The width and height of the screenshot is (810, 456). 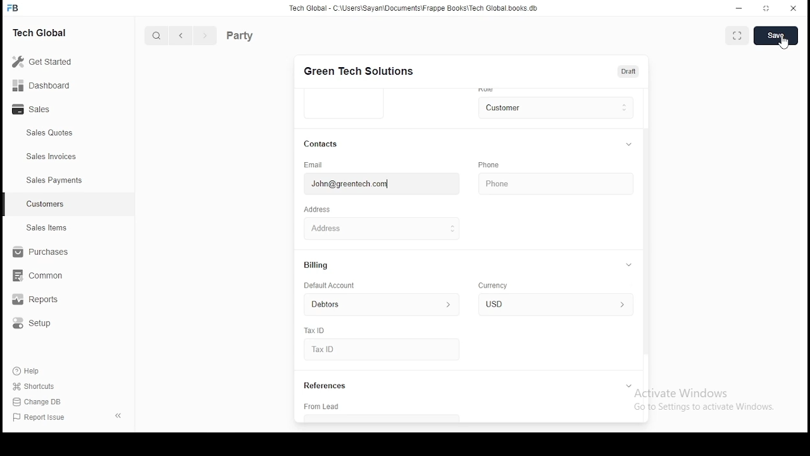 I want to click on close pane, so click(x=120, y=415).